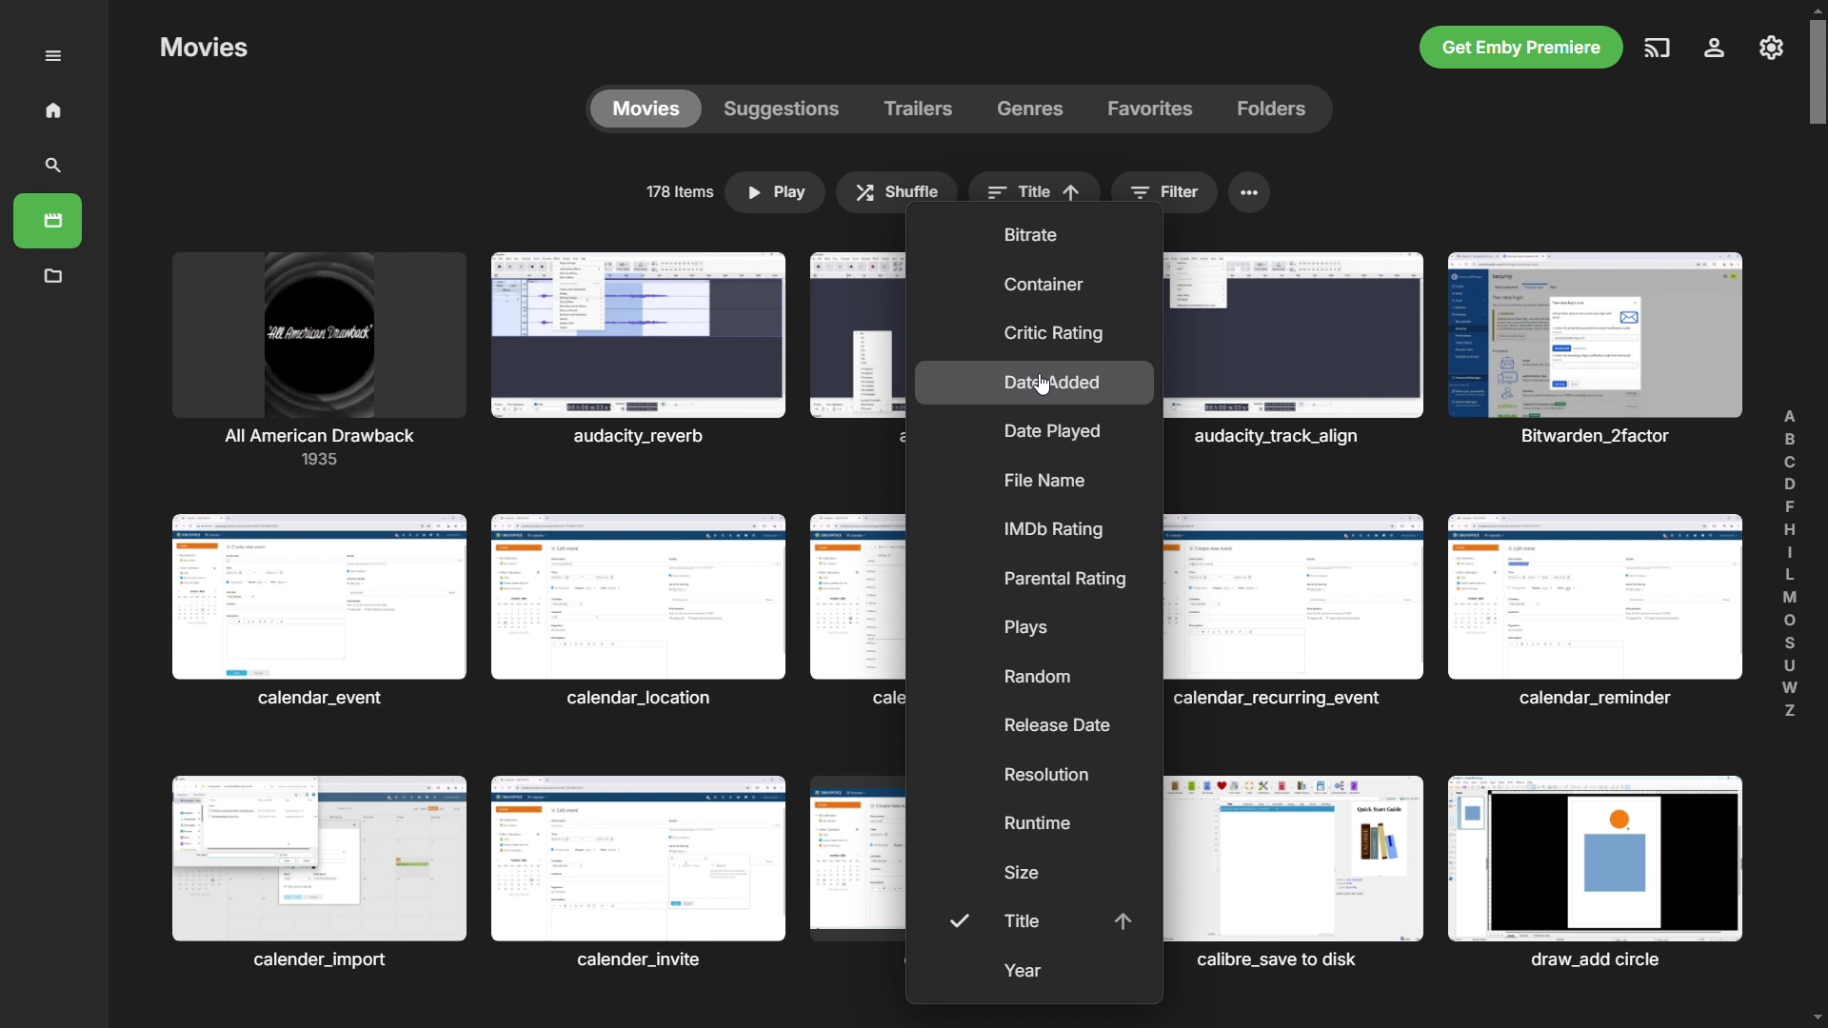  What do you see at coordinates (1302, 872) in the screenshot?
I see `` at bounding box center [1302, 872].